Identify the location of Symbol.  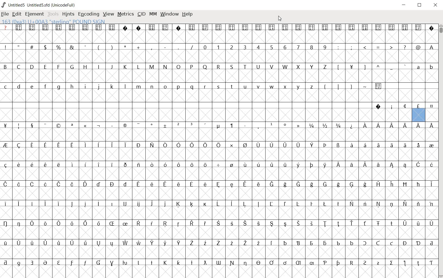
(98, 243).